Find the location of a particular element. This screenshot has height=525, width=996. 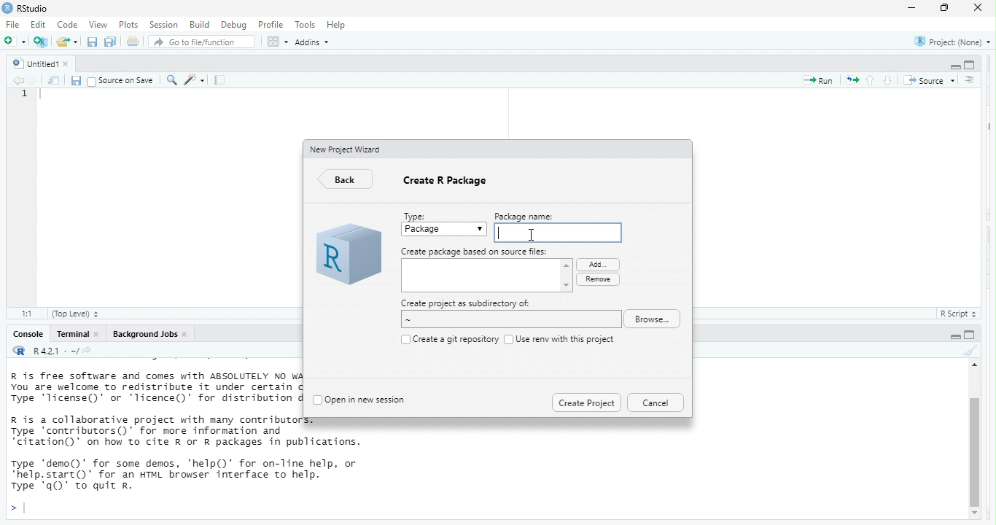

close is located at coordinates (100, 335).